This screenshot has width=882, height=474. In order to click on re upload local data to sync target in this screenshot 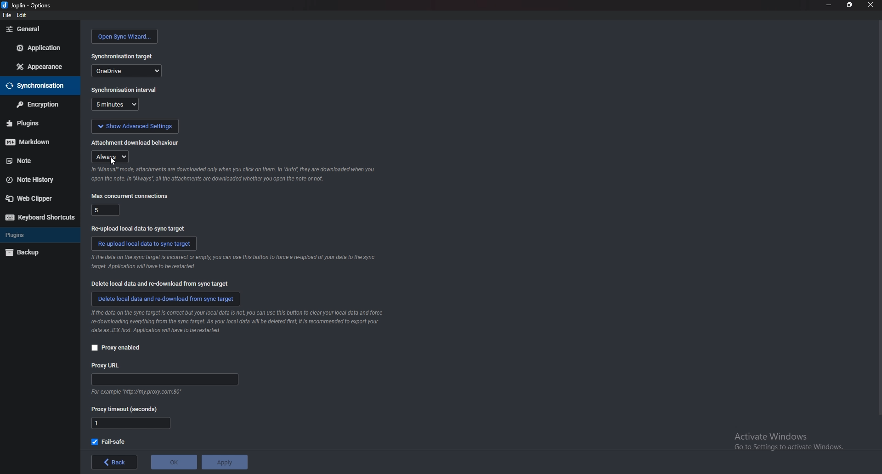, I will do `click(141, 228)`.